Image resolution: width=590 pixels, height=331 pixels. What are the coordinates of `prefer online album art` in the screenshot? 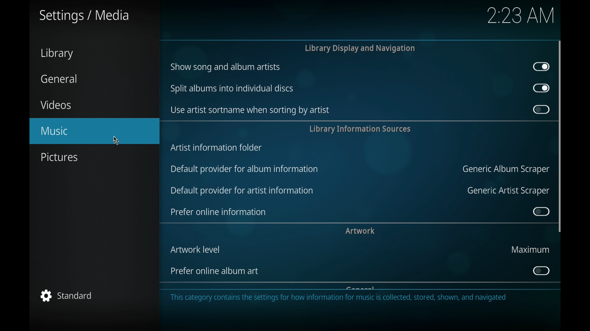 It's located at (215, 271).